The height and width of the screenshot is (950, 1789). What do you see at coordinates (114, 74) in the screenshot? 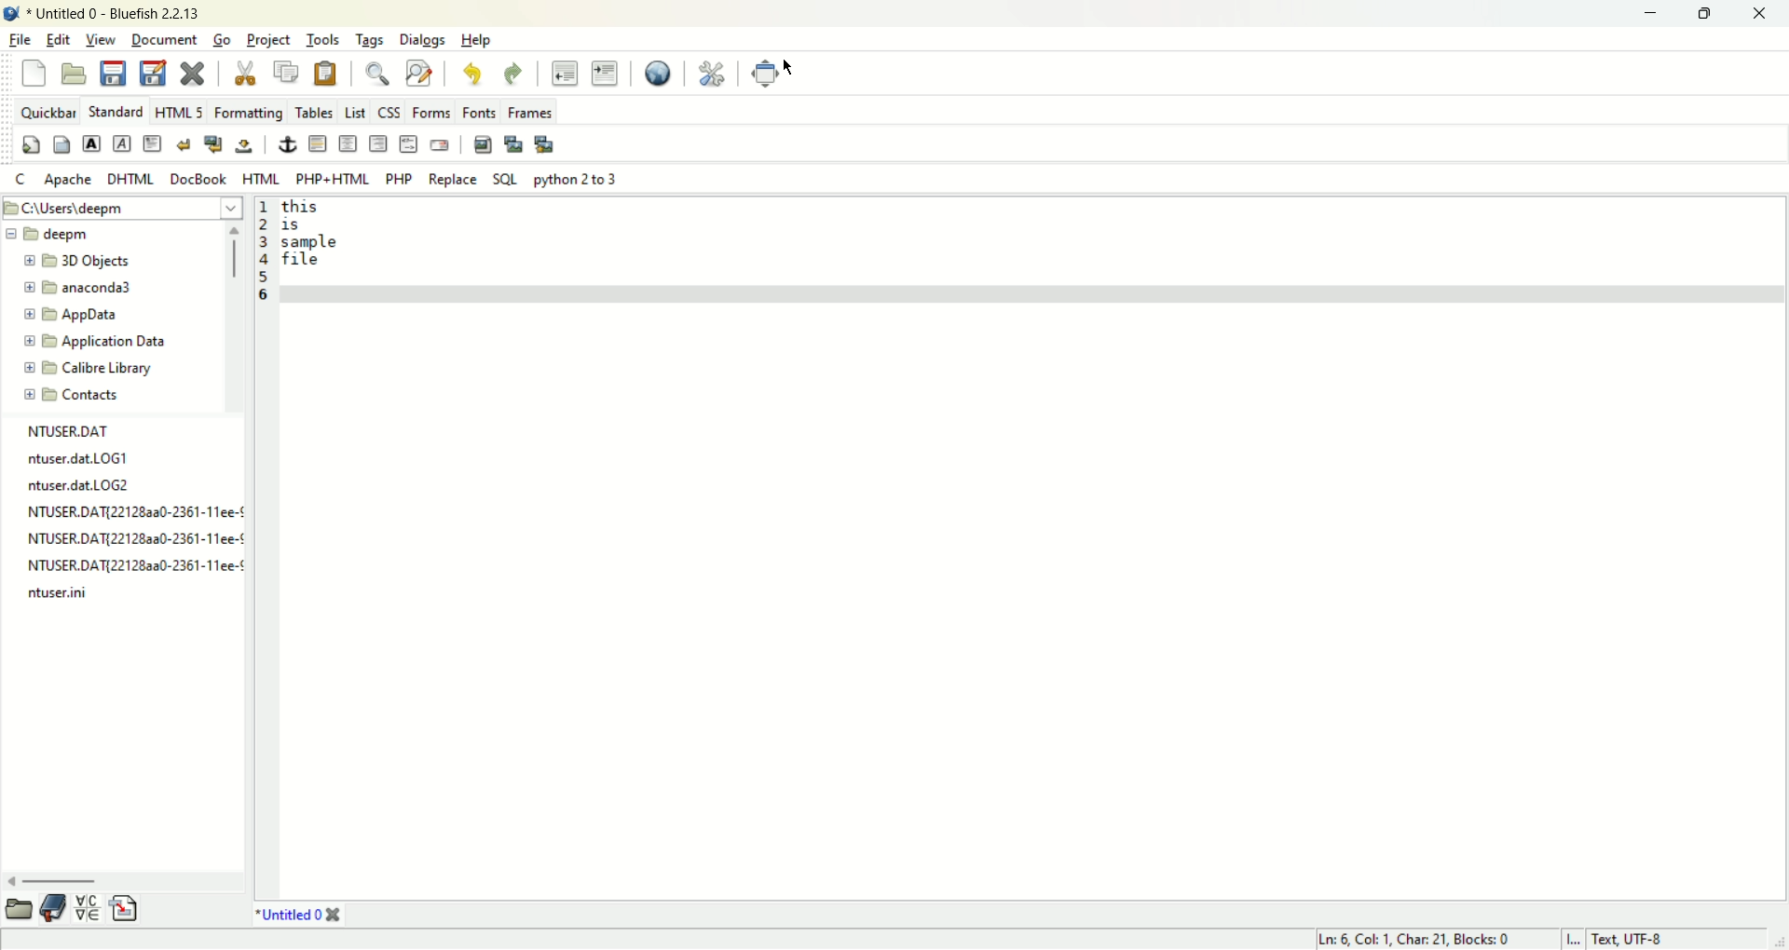
I see `save current file` at bounding box center [114, 74].